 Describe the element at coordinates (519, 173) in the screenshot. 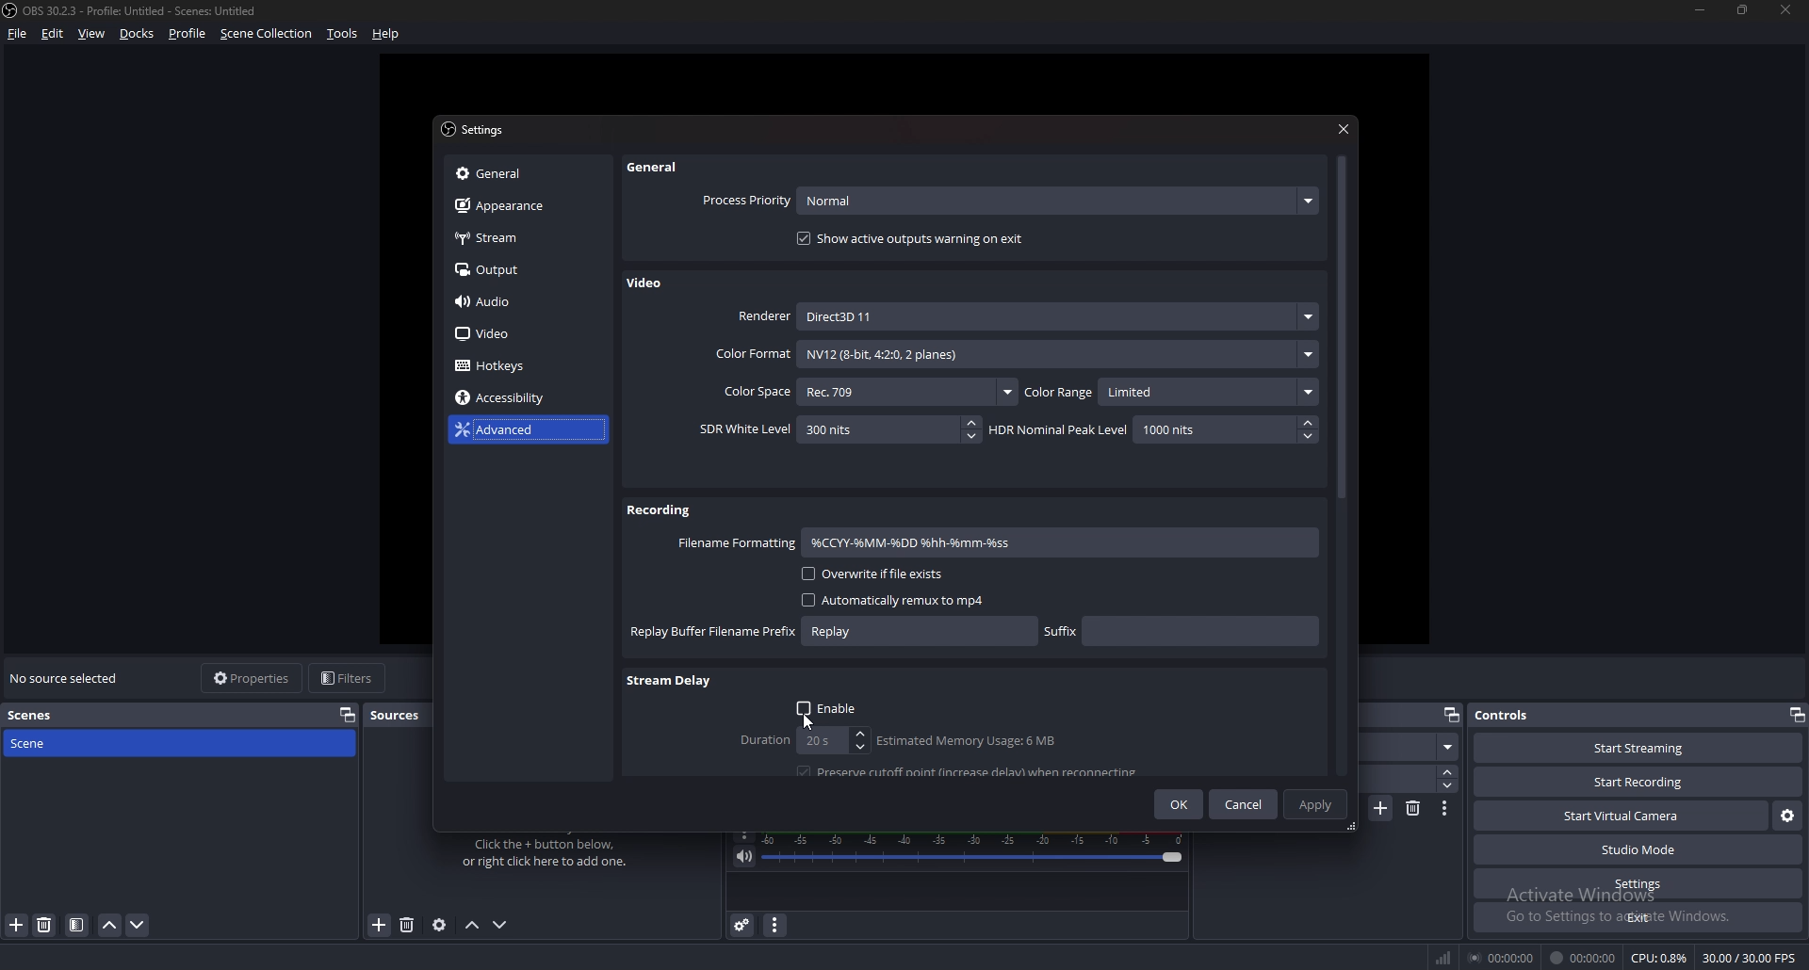

I see `general` at that location.